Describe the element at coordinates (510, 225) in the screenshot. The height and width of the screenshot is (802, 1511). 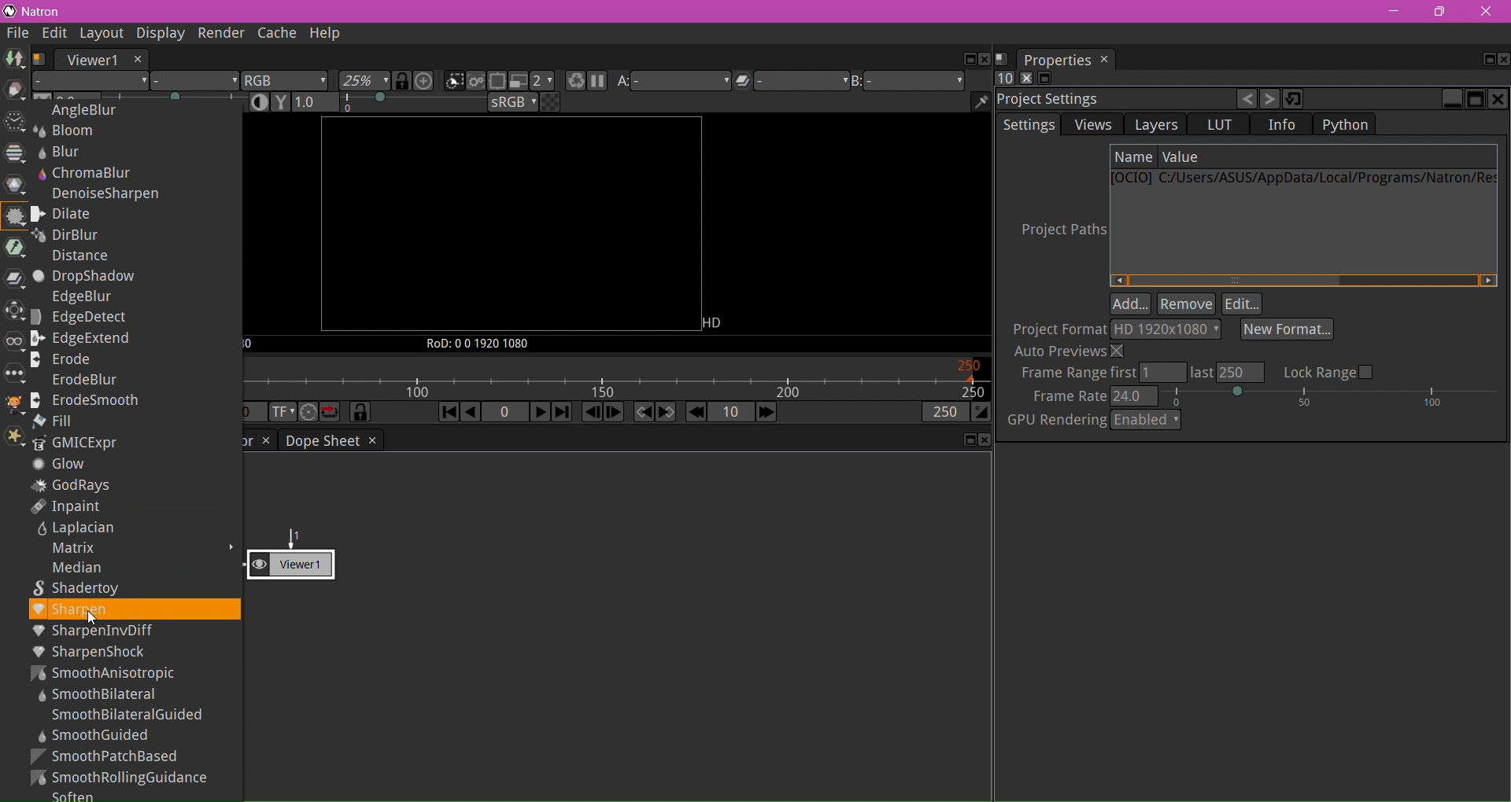
I see `Image farme` at that location.